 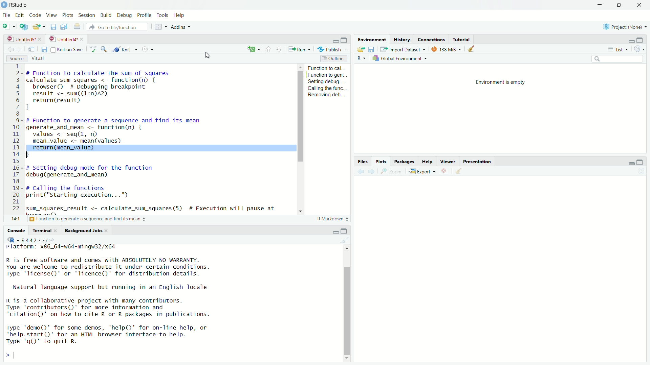 I want to click on view a larger version of the plot in new window, so click(x=393, y=171).